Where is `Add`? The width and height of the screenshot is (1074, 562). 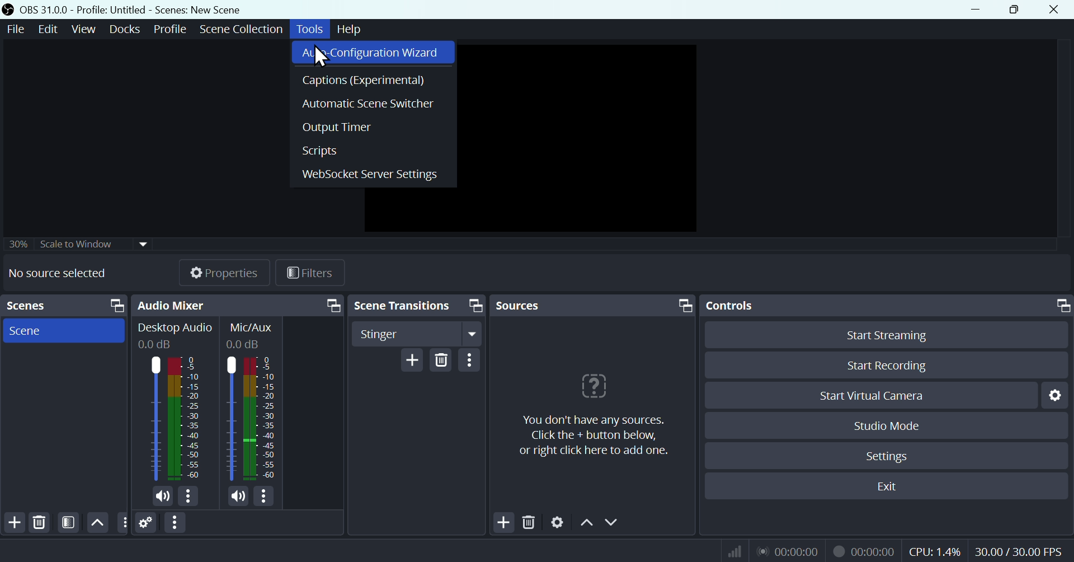 Add is located at coordinates (13, 523).